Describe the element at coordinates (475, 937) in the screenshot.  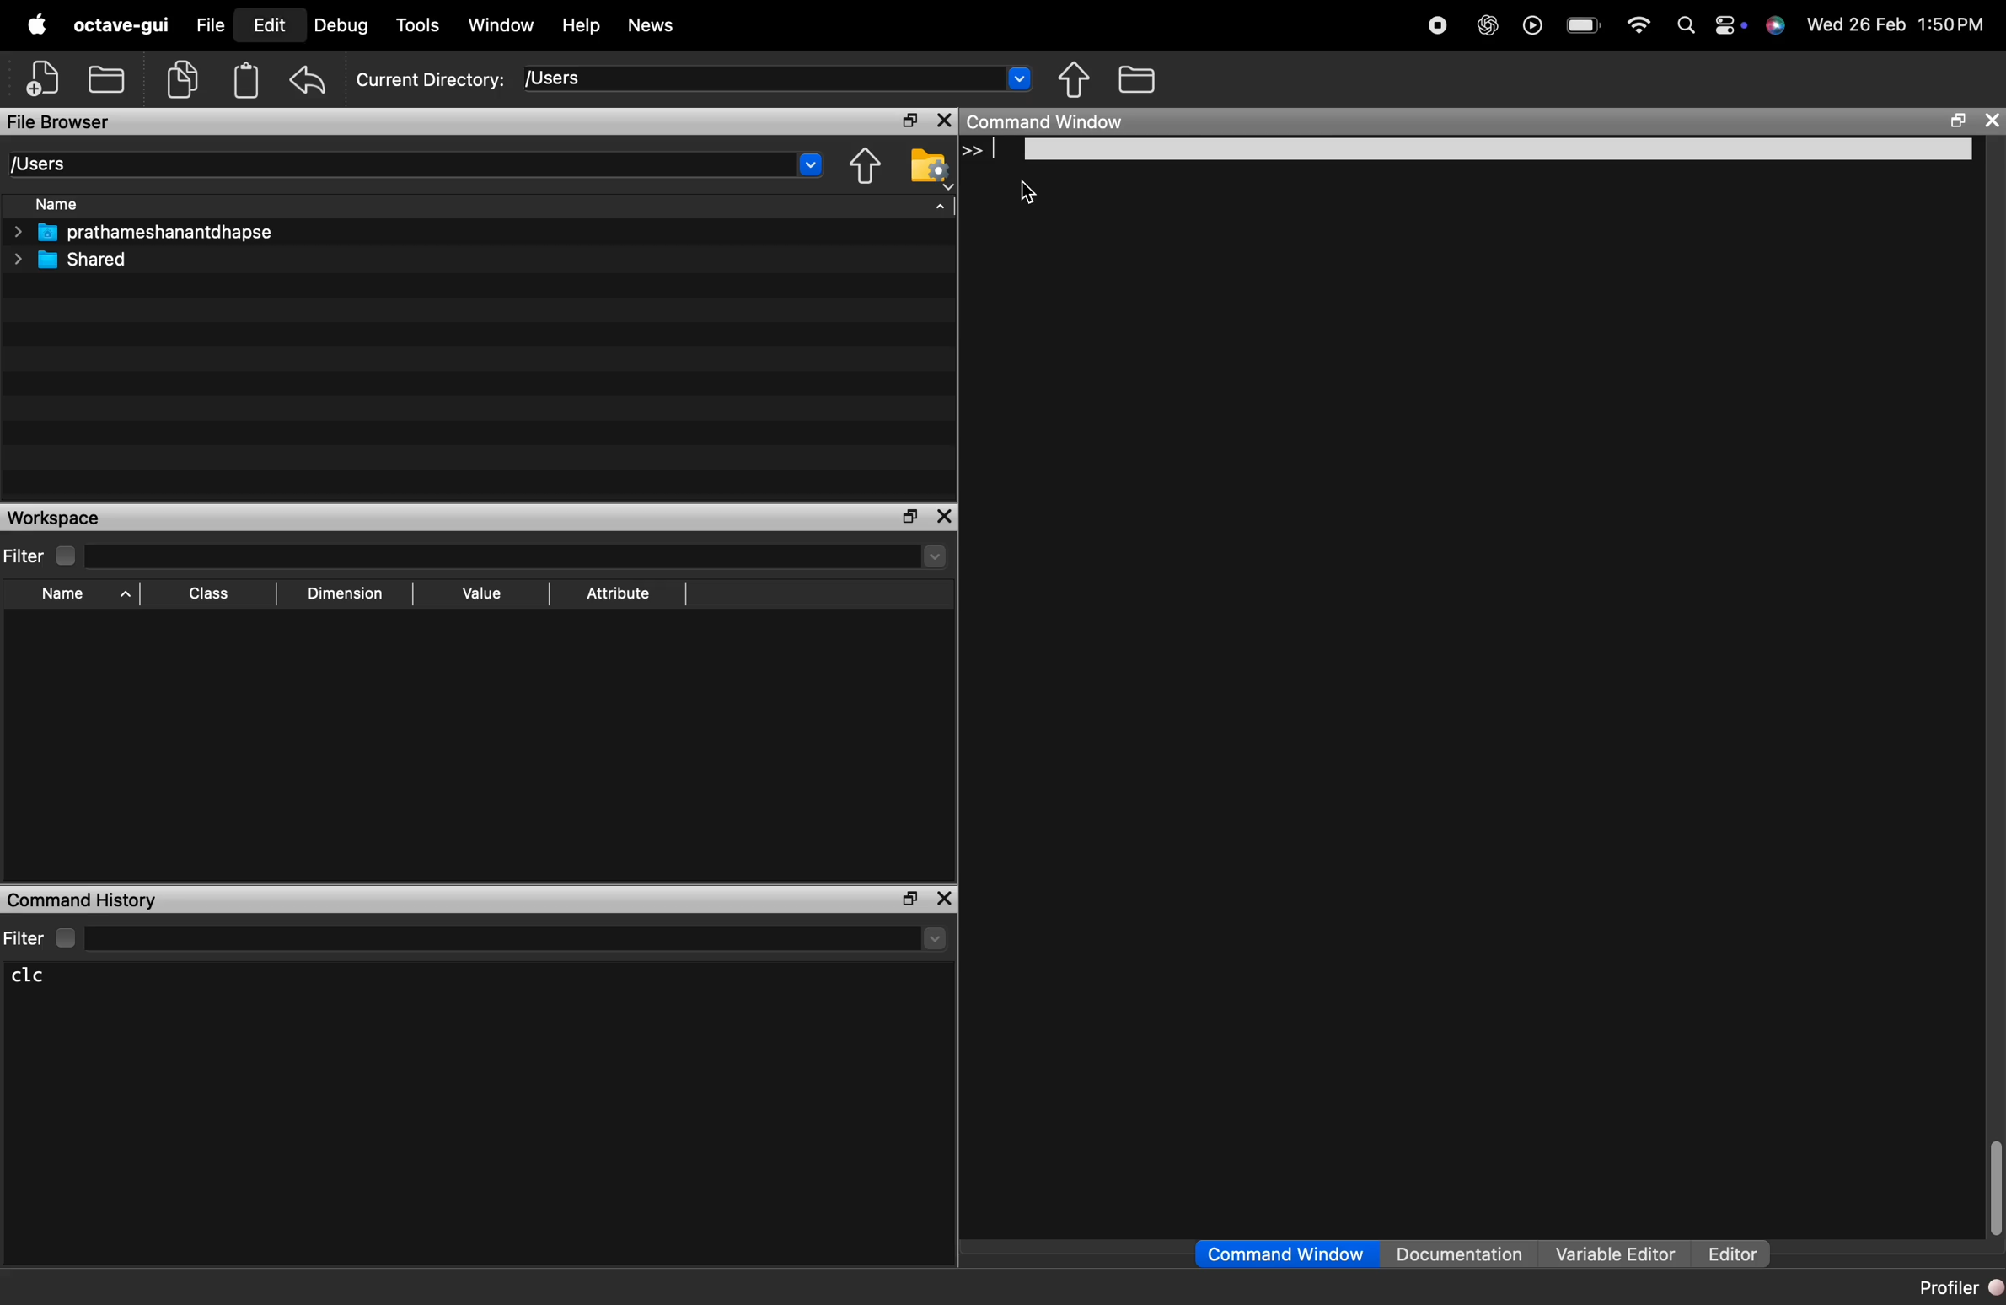
I see `Filter` at that location.